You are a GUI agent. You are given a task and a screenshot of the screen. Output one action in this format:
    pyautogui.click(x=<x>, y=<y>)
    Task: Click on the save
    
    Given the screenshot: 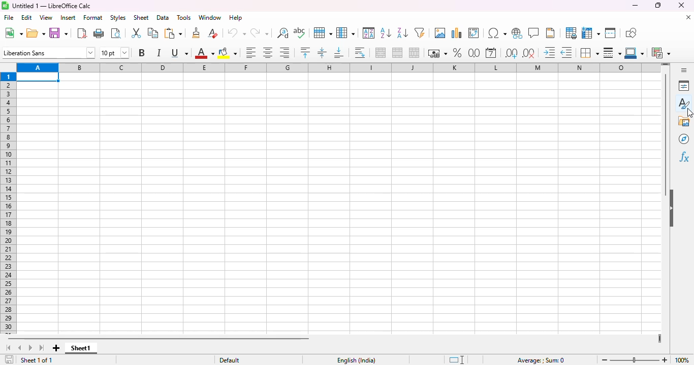 What is the action you would take?
    pyautogui.click(x=58, y=33)
    